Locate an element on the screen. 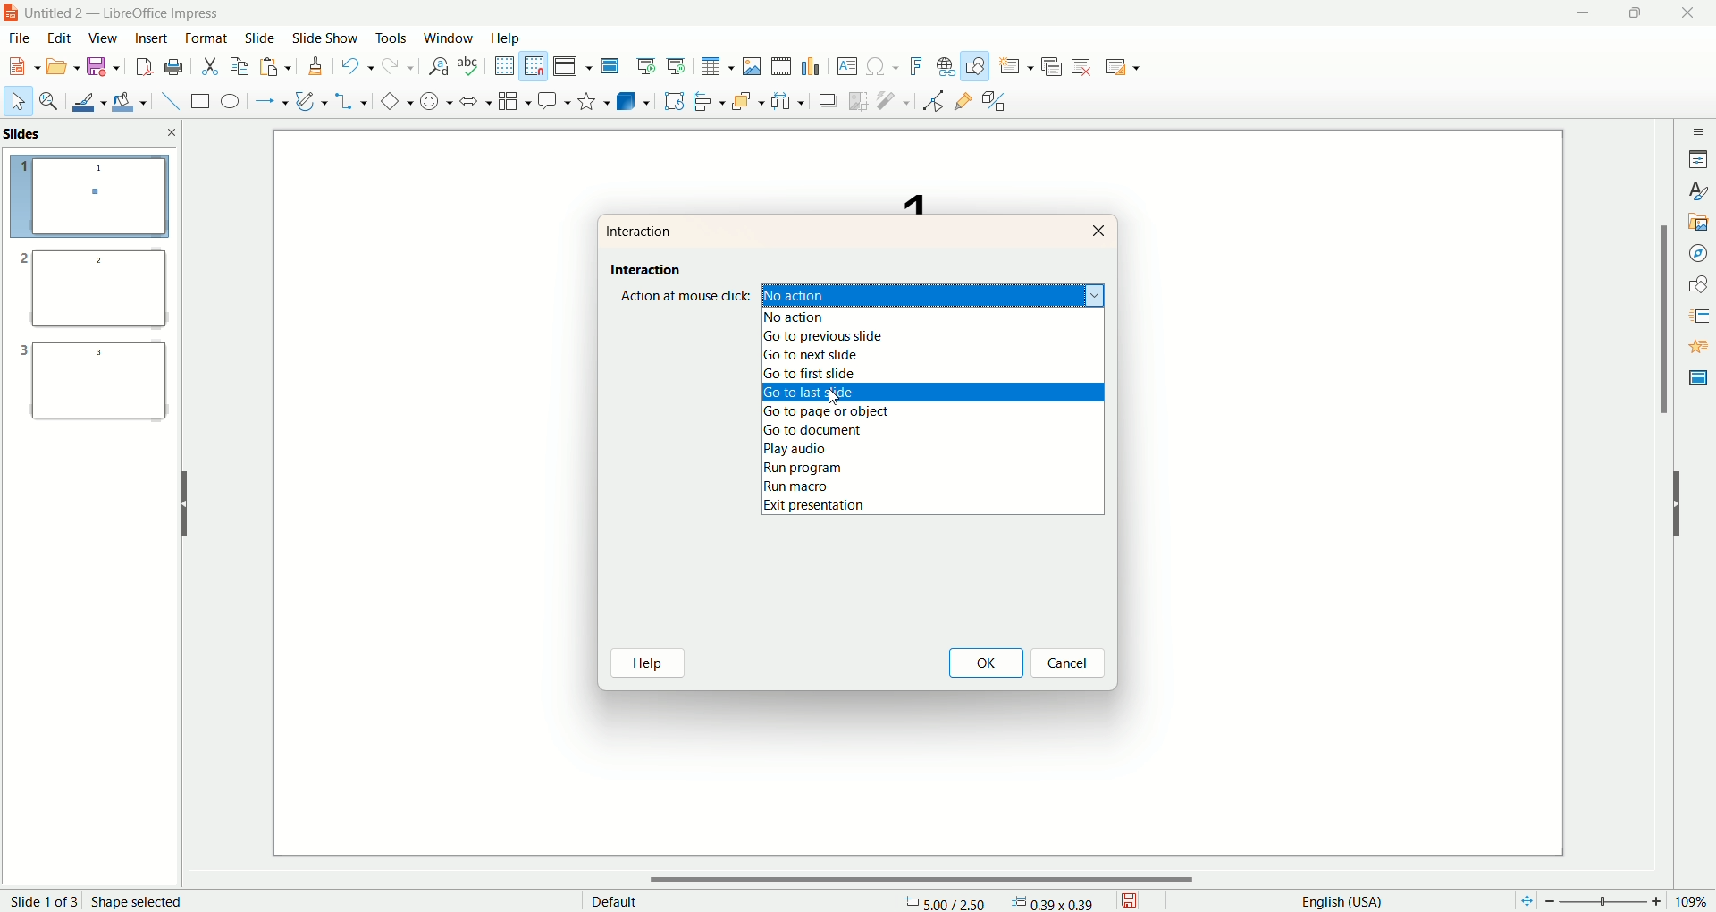 The image size is (1716, 912). close is located at coordinates (1100, 230).